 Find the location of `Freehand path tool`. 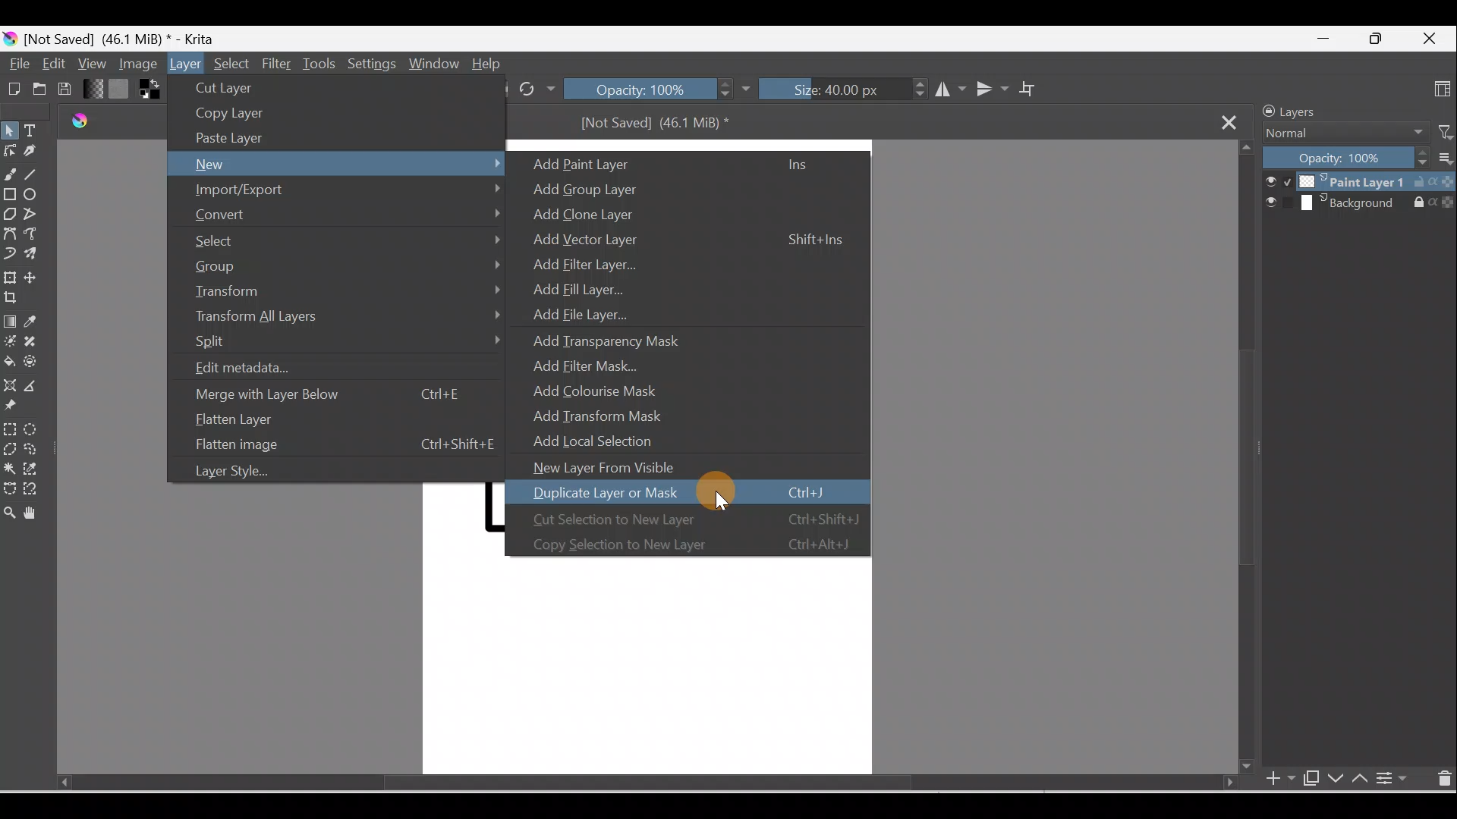

Freehand path tool is located at coordinates (38, 237).